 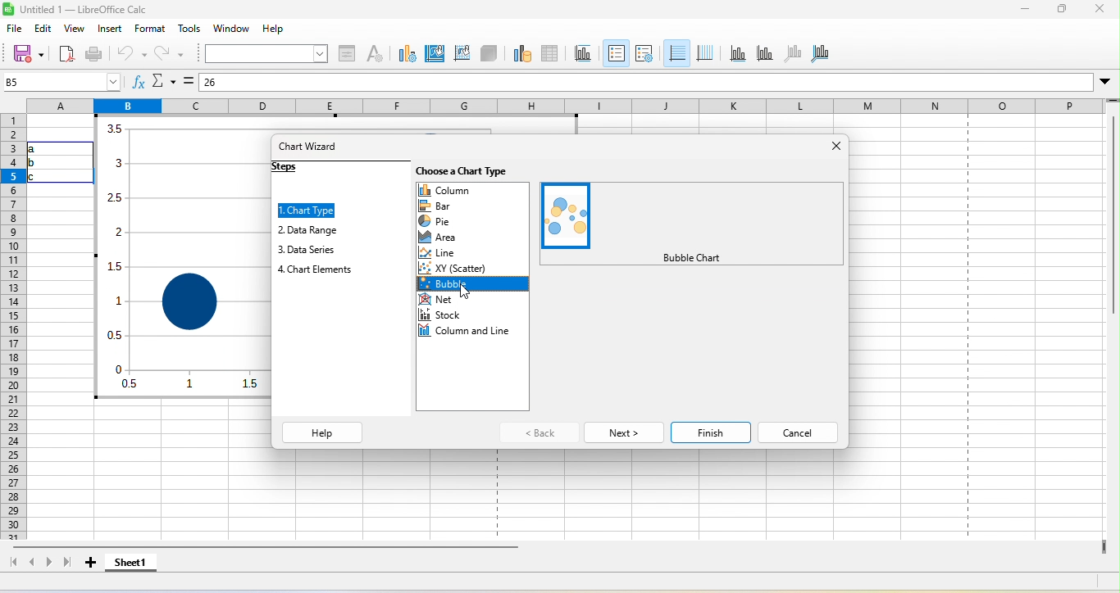 I want to click on sheet 1, so click(x=132, y=565).